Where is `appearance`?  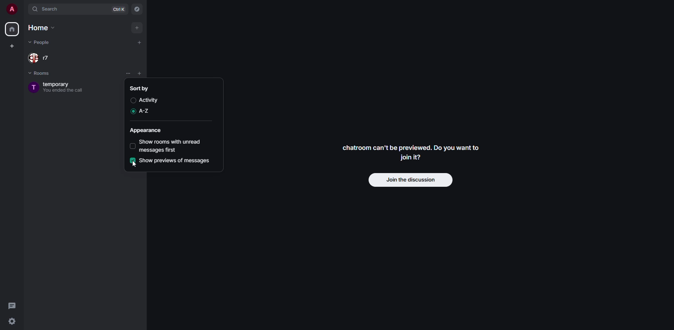 appearance is located at coordinates (147, 130).